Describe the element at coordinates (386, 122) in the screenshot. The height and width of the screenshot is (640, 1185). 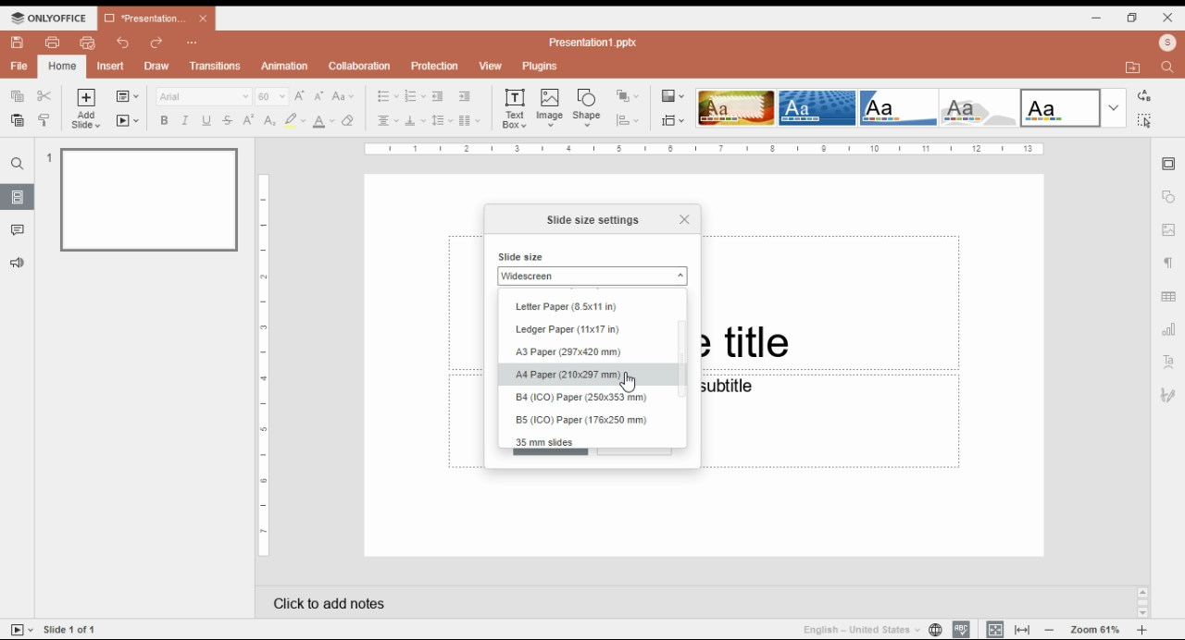
I see `horizontal alignment` at that location.